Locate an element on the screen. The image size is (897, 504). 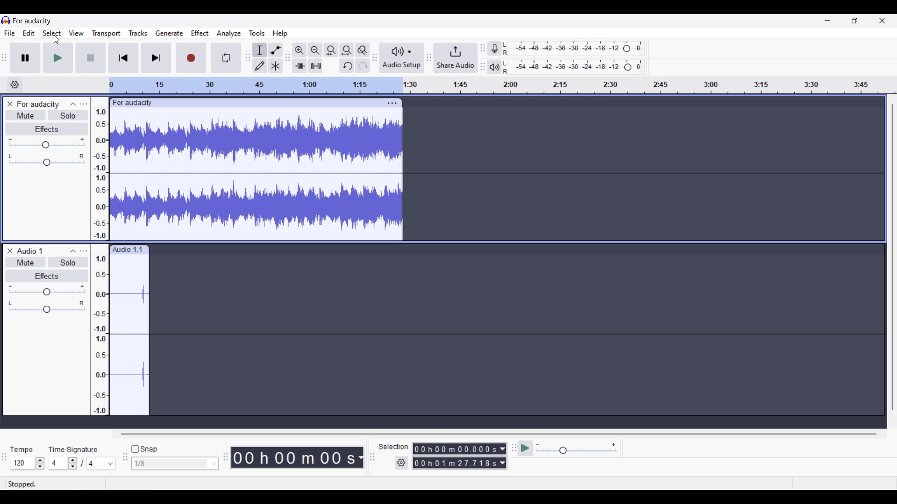
effects is located at coordinates (47, 276).